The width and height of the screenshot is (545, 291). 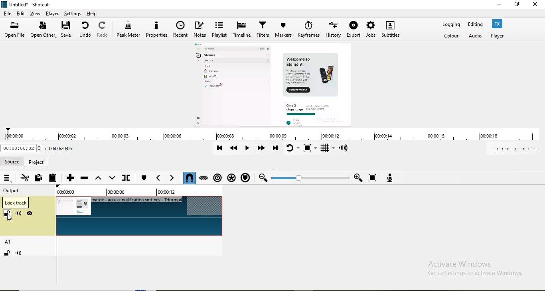 What do you see at coordinates (21, 254) in the screenshot?
I see `Mute` at bounding box center [21, 254].